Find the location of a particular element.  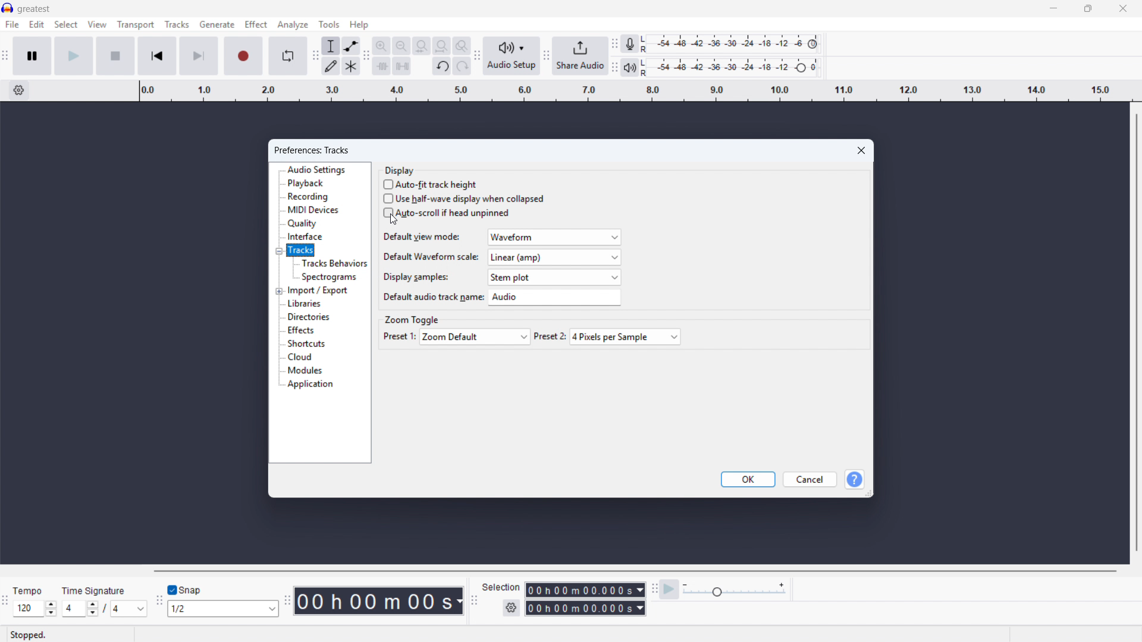

Recording metre  is located at coordinates (629, 43).